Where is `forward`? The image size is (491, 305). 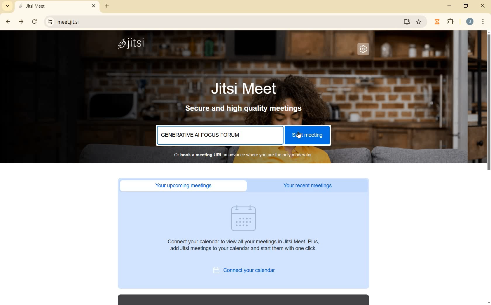 forward is located at coordinates (20, 22).